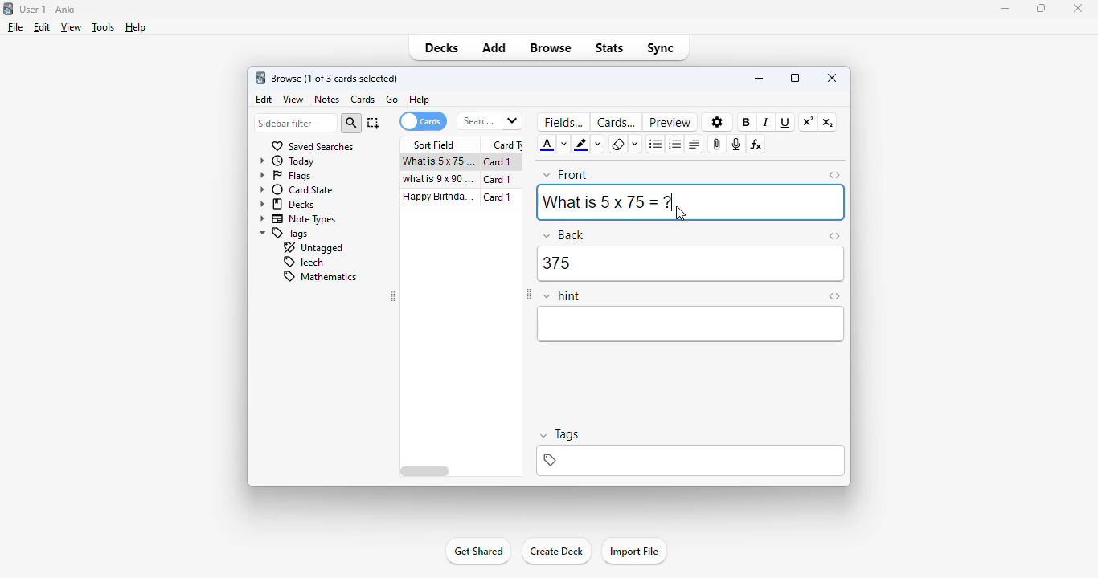 Image resolution: width=1098 pixels, height=578 pixels. I want to click on minimize, so click(1005, 9).